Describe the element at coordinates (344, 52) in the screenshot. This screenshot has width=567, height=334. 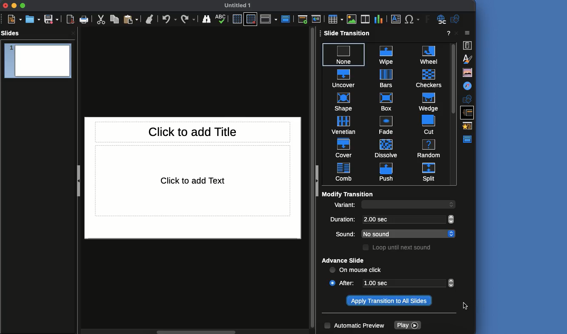
I see `none` at that location.